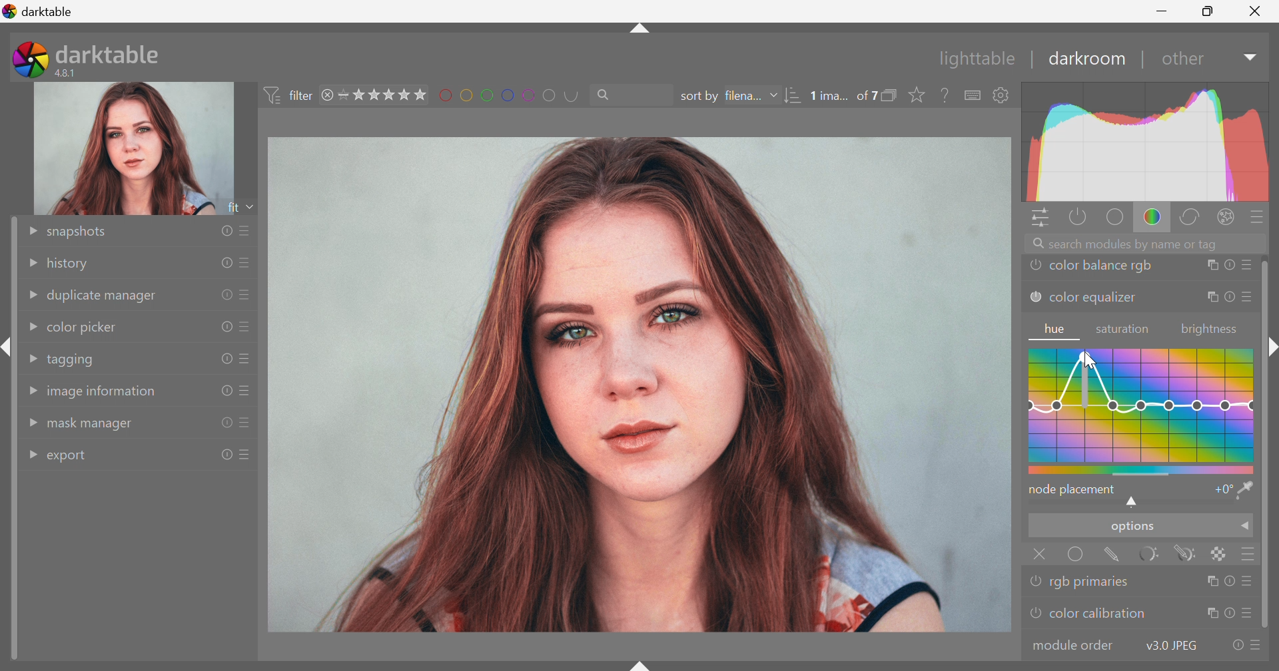  What do you see at coordinates (103, 296) in the screenshot?
I see `duplicate manager` at bounding box center [103, 296].